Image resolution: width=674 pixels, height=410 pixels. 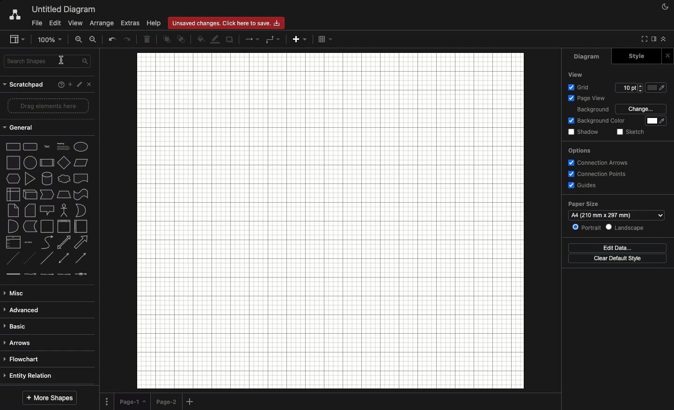 What do you see at coordinates (64, 10) in the screenshot?
I see `Untitled` at bounding box center [64, 10].